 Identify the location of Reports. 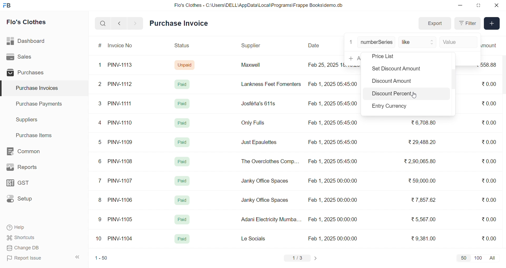
(28, 168).